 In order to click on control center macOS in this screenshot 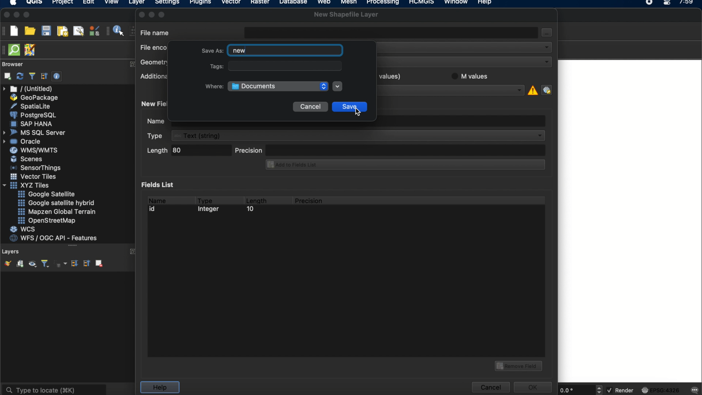, I will do `click(667, 3)`.